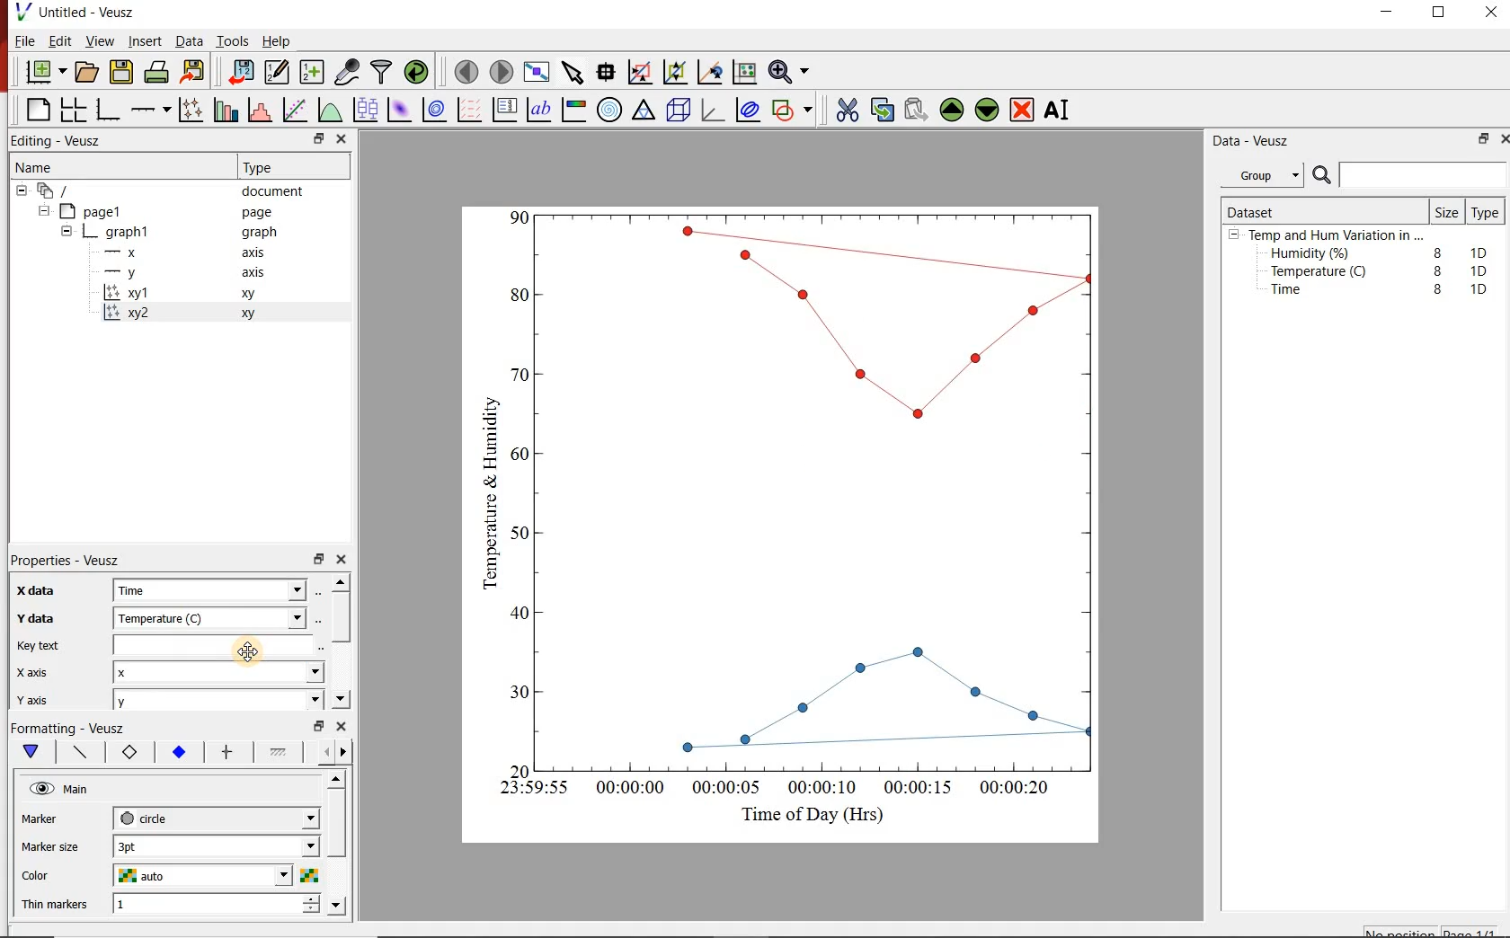  What do you see at coordinates (295, 673) in the screenshot?
I see `x axis dropdown` at bounding box center [295, 673].